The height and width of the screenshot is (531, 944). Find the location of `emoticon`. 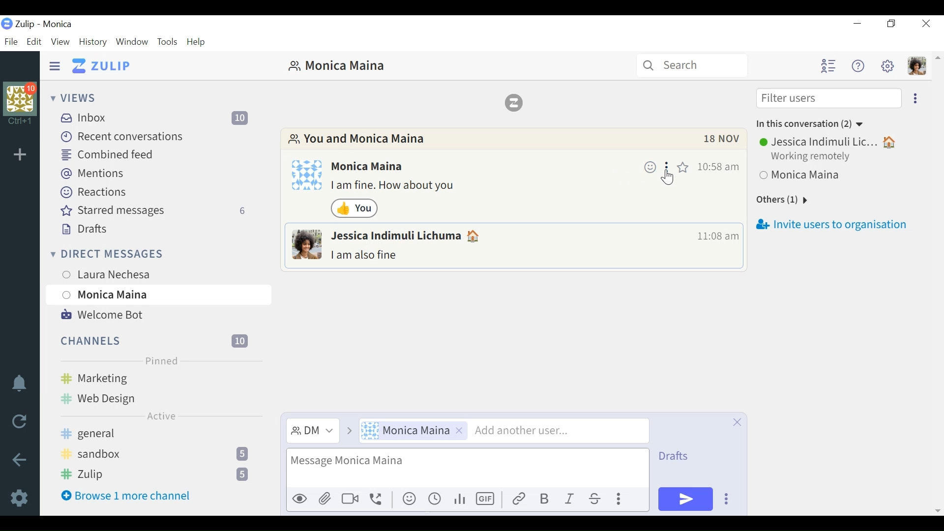

emoticon is located at coordinates (411, 499).